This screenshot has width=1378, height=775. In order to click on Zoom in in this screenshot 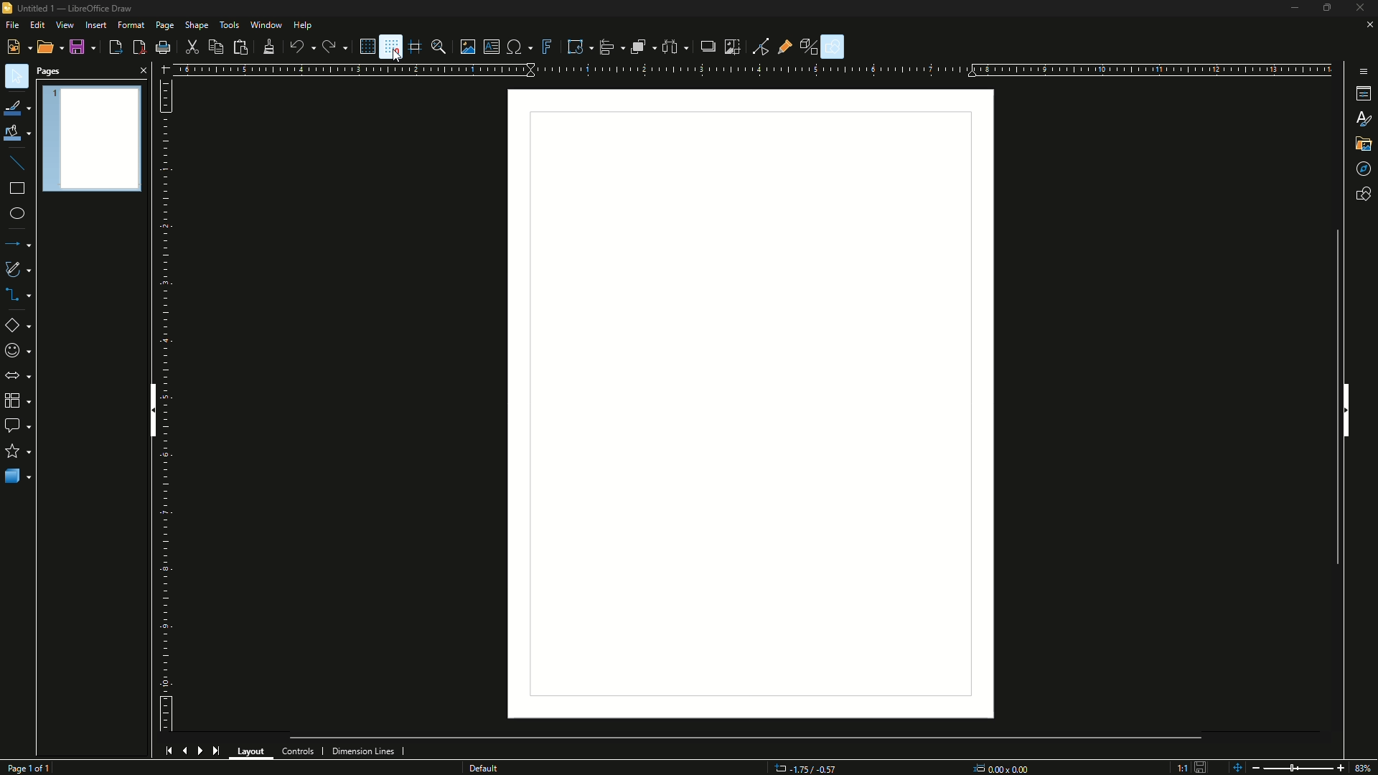, I will do `click(1341, 766)`.